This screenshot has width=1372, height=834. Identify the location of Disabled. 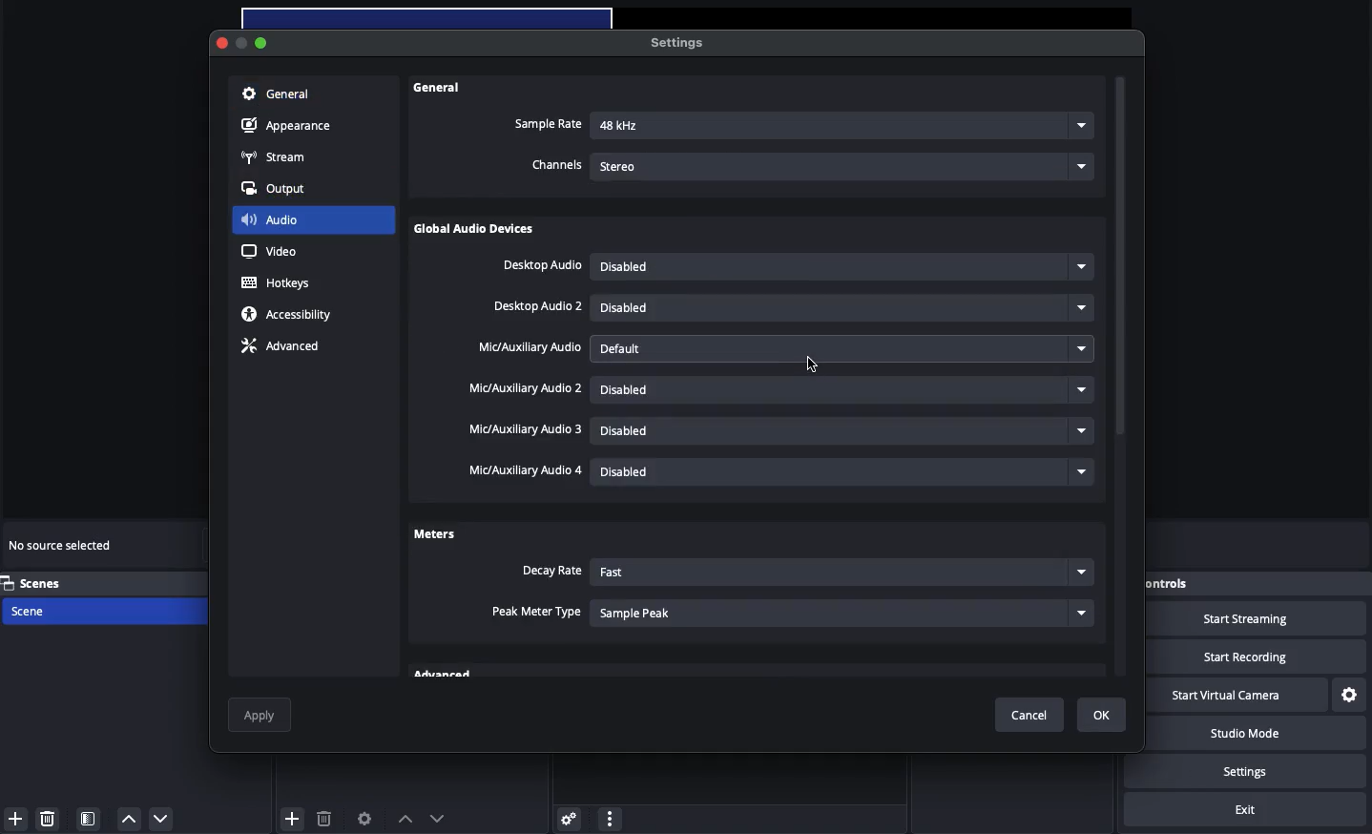
(844, 433).